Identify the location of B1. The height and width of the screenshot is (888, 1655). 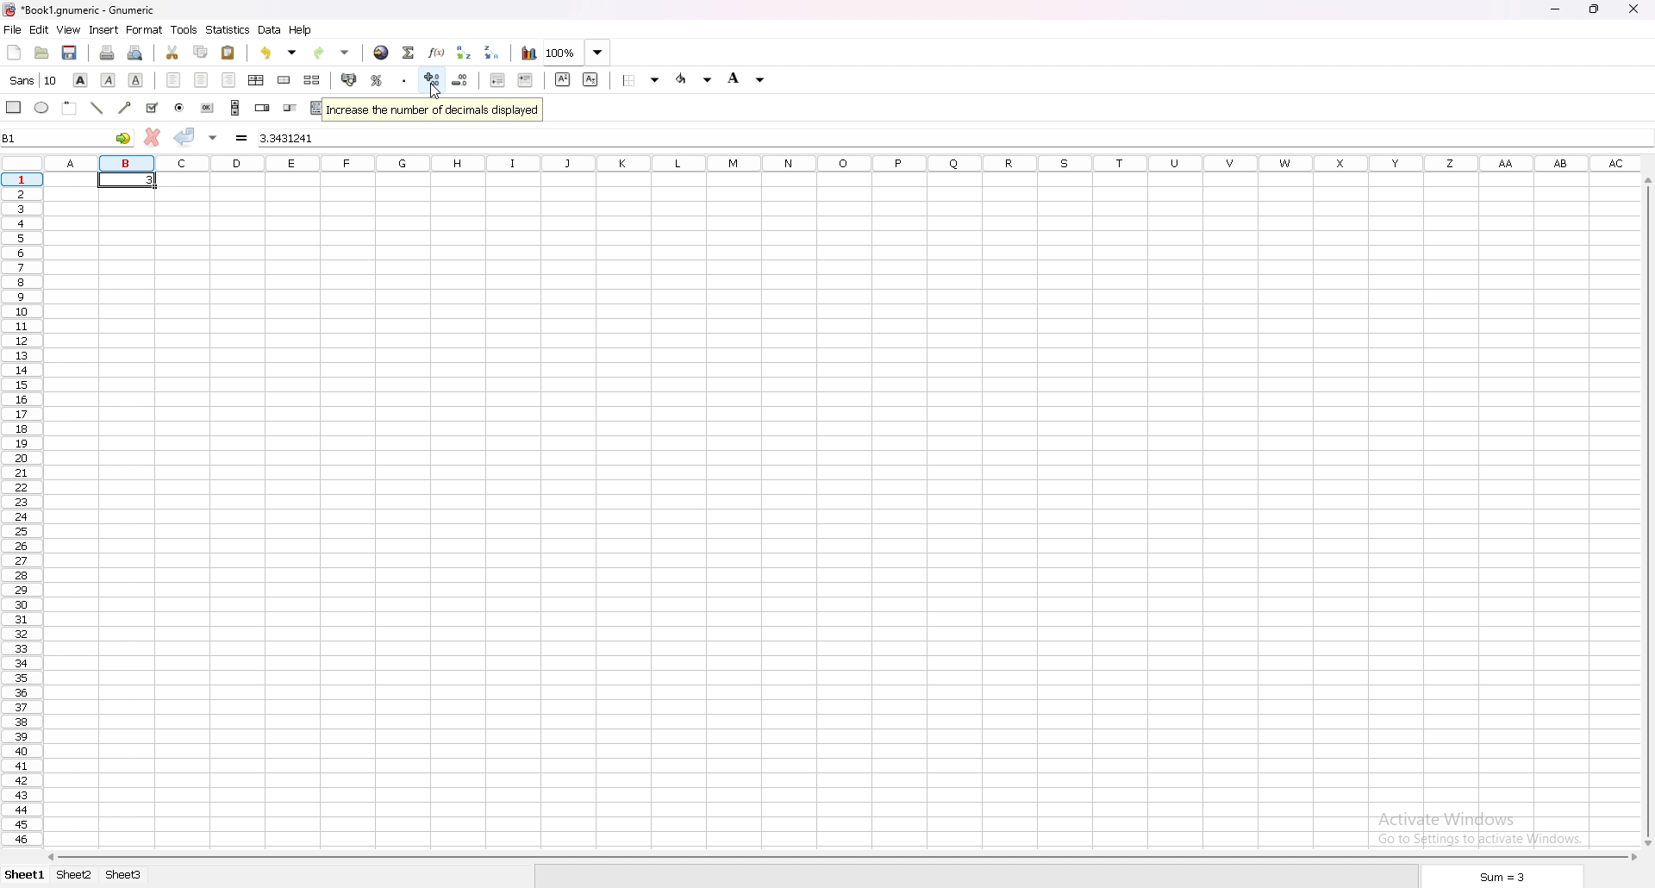
(68, 139).